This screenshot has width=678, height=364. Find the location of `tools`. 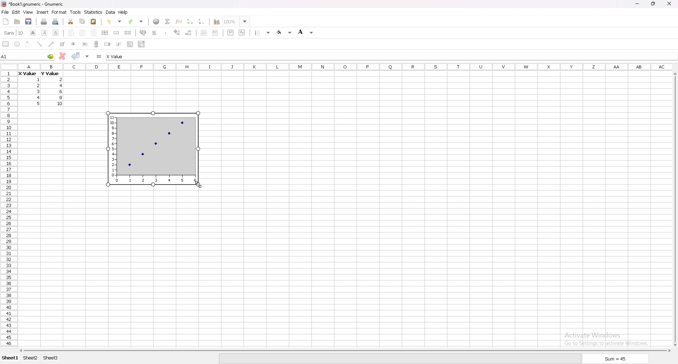

tools is located at coordinates (75, 12).